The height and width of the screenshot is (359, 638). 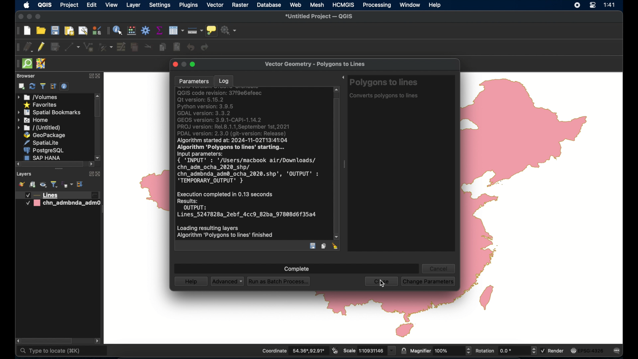 I want to click on complete, so click(x=298, y=269).